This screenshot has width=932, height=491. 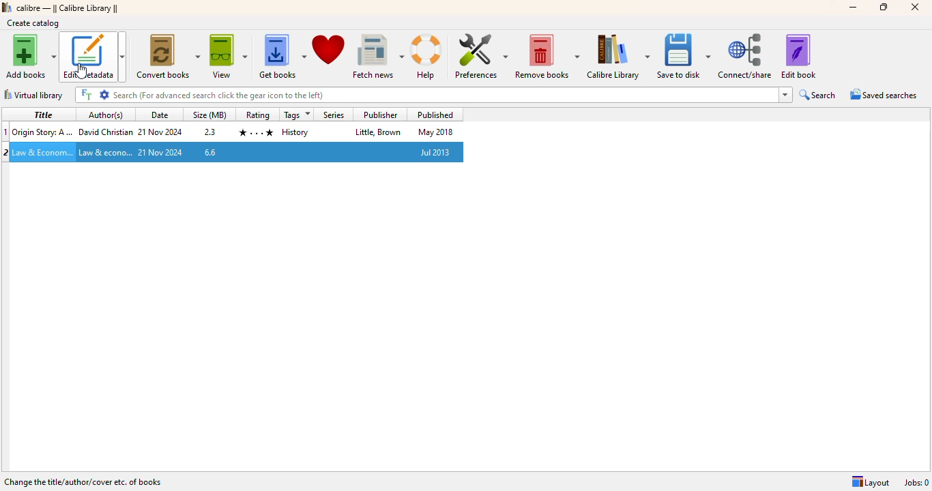 What do you see at coordinates (746, 56) in the screenshot?
I see `connect/share` at bounding box center [746, 56].